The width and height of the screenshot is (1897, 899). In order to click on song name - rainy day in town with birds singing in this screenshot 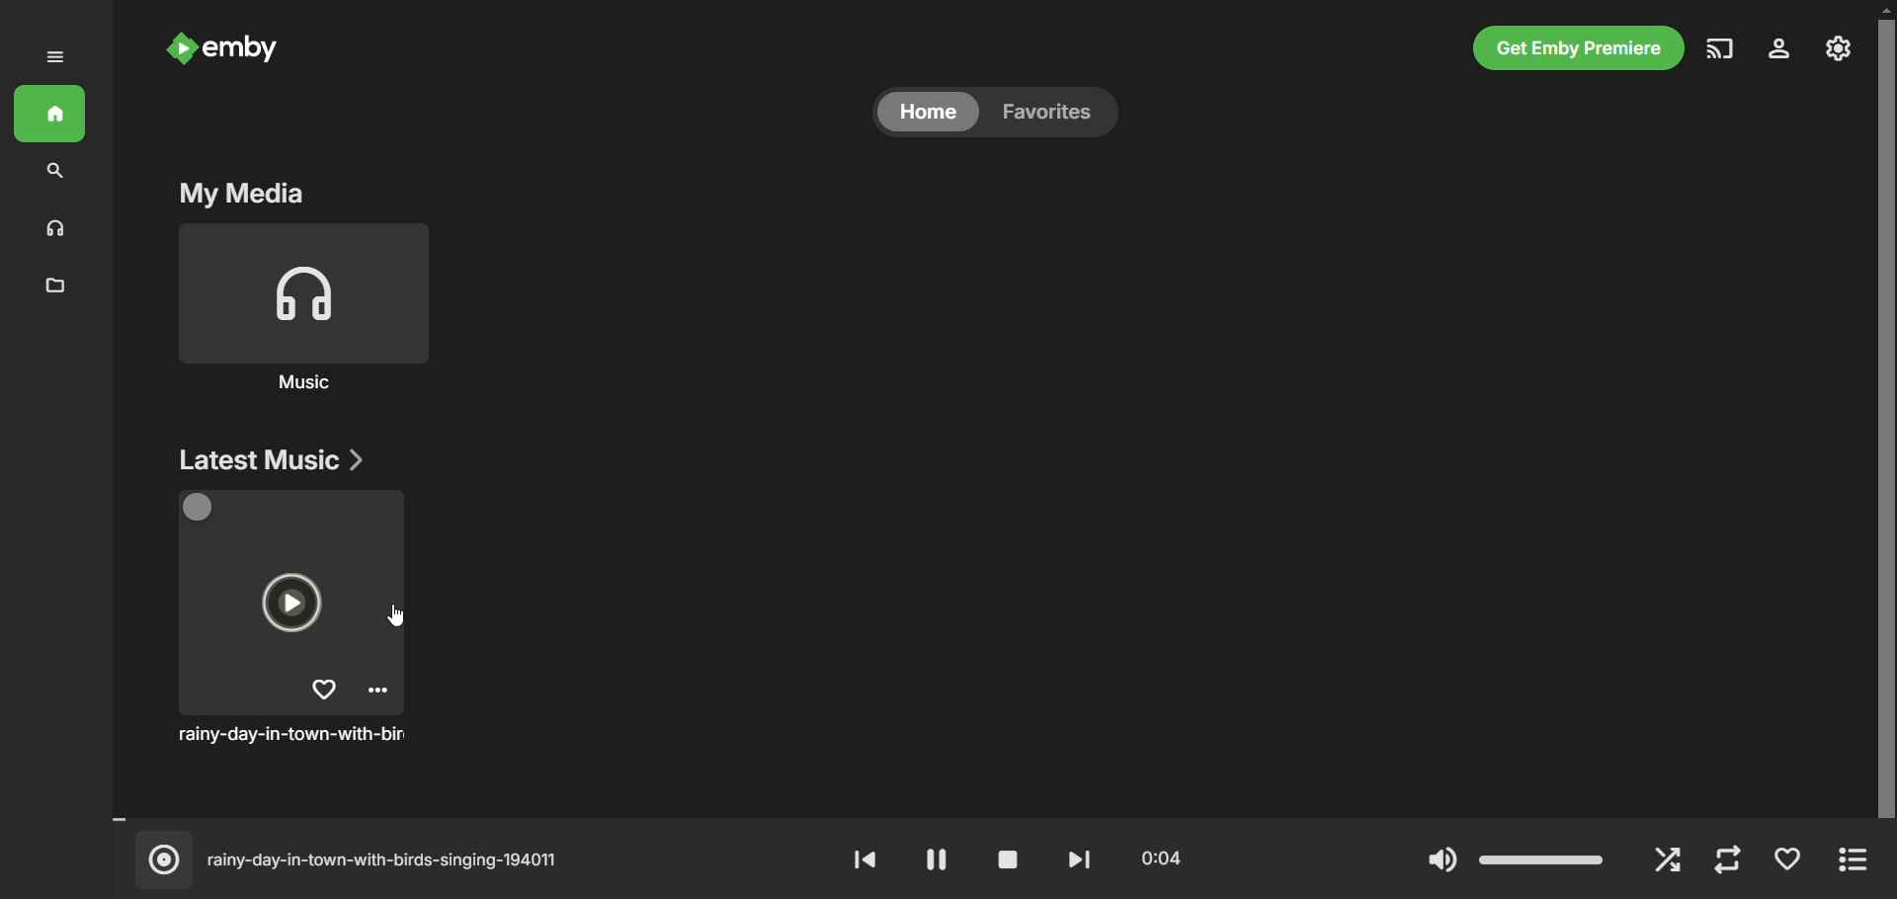, I will do `click(295, 736)`.